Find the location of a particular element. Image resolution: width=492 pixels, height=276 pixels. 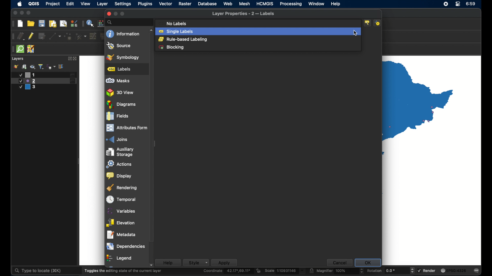

mesh is located at coordinates (244, 4).